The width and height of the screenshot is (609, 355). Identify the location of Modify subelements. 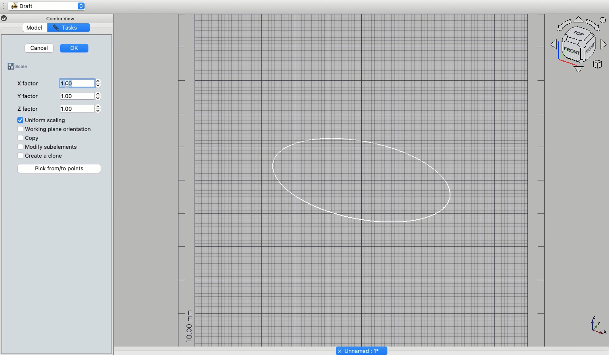
(49, 147).